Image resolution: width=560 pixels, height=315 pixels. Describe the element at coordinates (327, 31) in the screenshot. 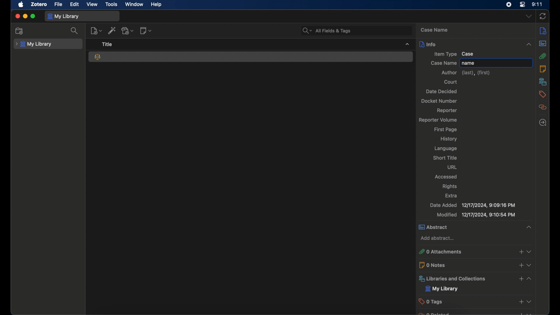

I see `all fields and tags` at that location.